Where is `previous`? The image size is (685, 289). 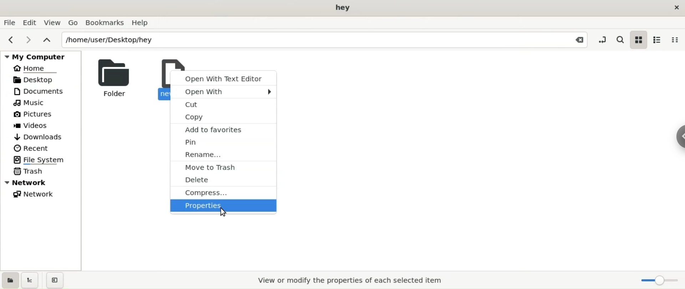
previous is located at coordinates (10, 38).